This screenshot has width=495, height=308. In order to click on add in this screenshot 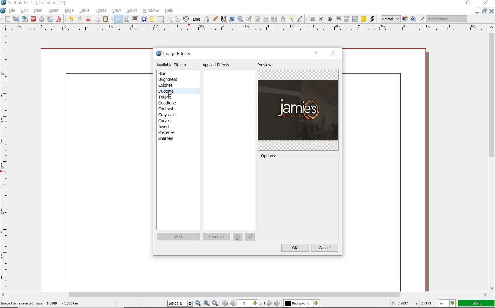, I will do `click(179, 237)`.